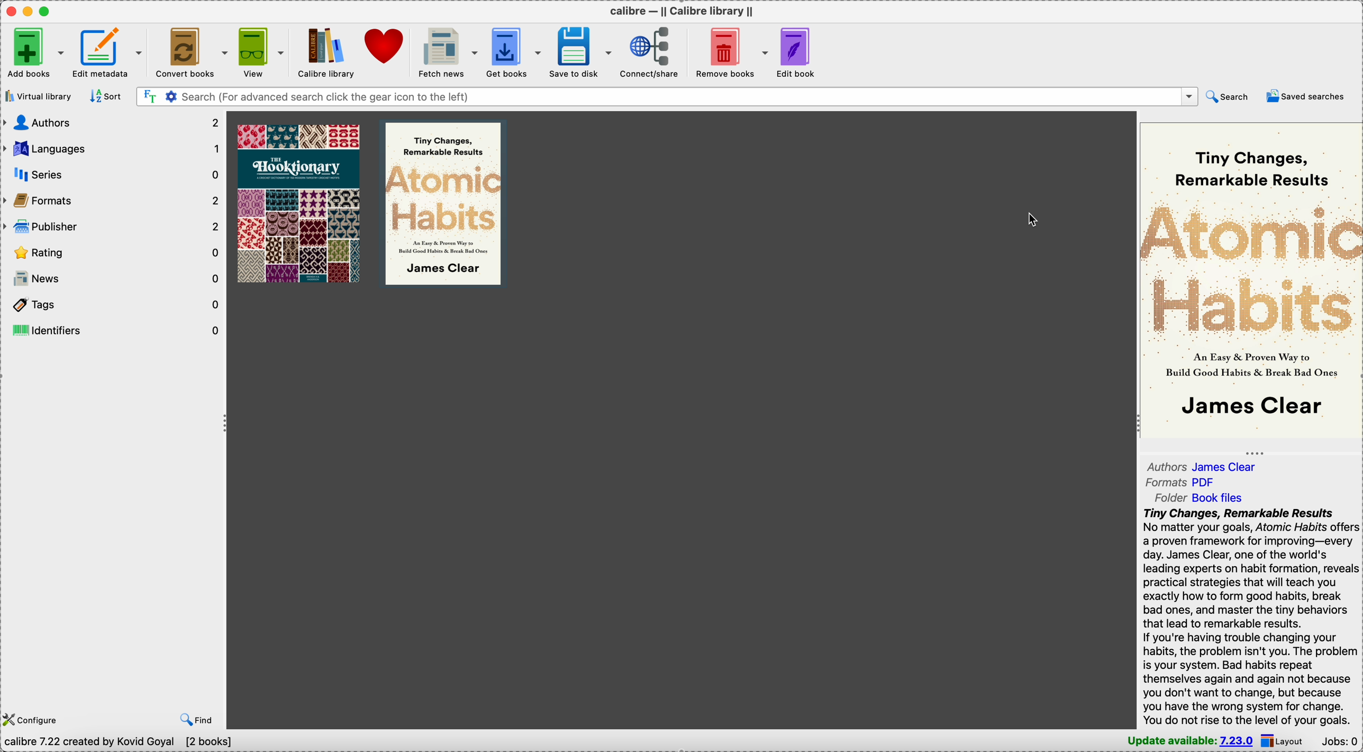 This screenshot has height=752, width=1363. I want to click on tiny changes, remarkable results, so click(1251, 168).